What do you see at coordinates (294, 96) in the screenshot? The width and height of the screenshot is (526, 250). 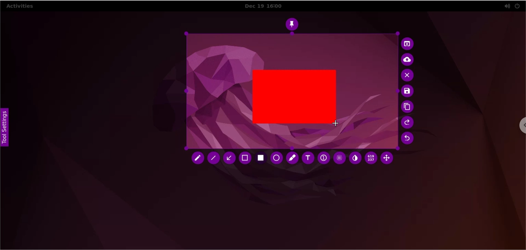 I see `rectangle` at bounding box center [294, 96].